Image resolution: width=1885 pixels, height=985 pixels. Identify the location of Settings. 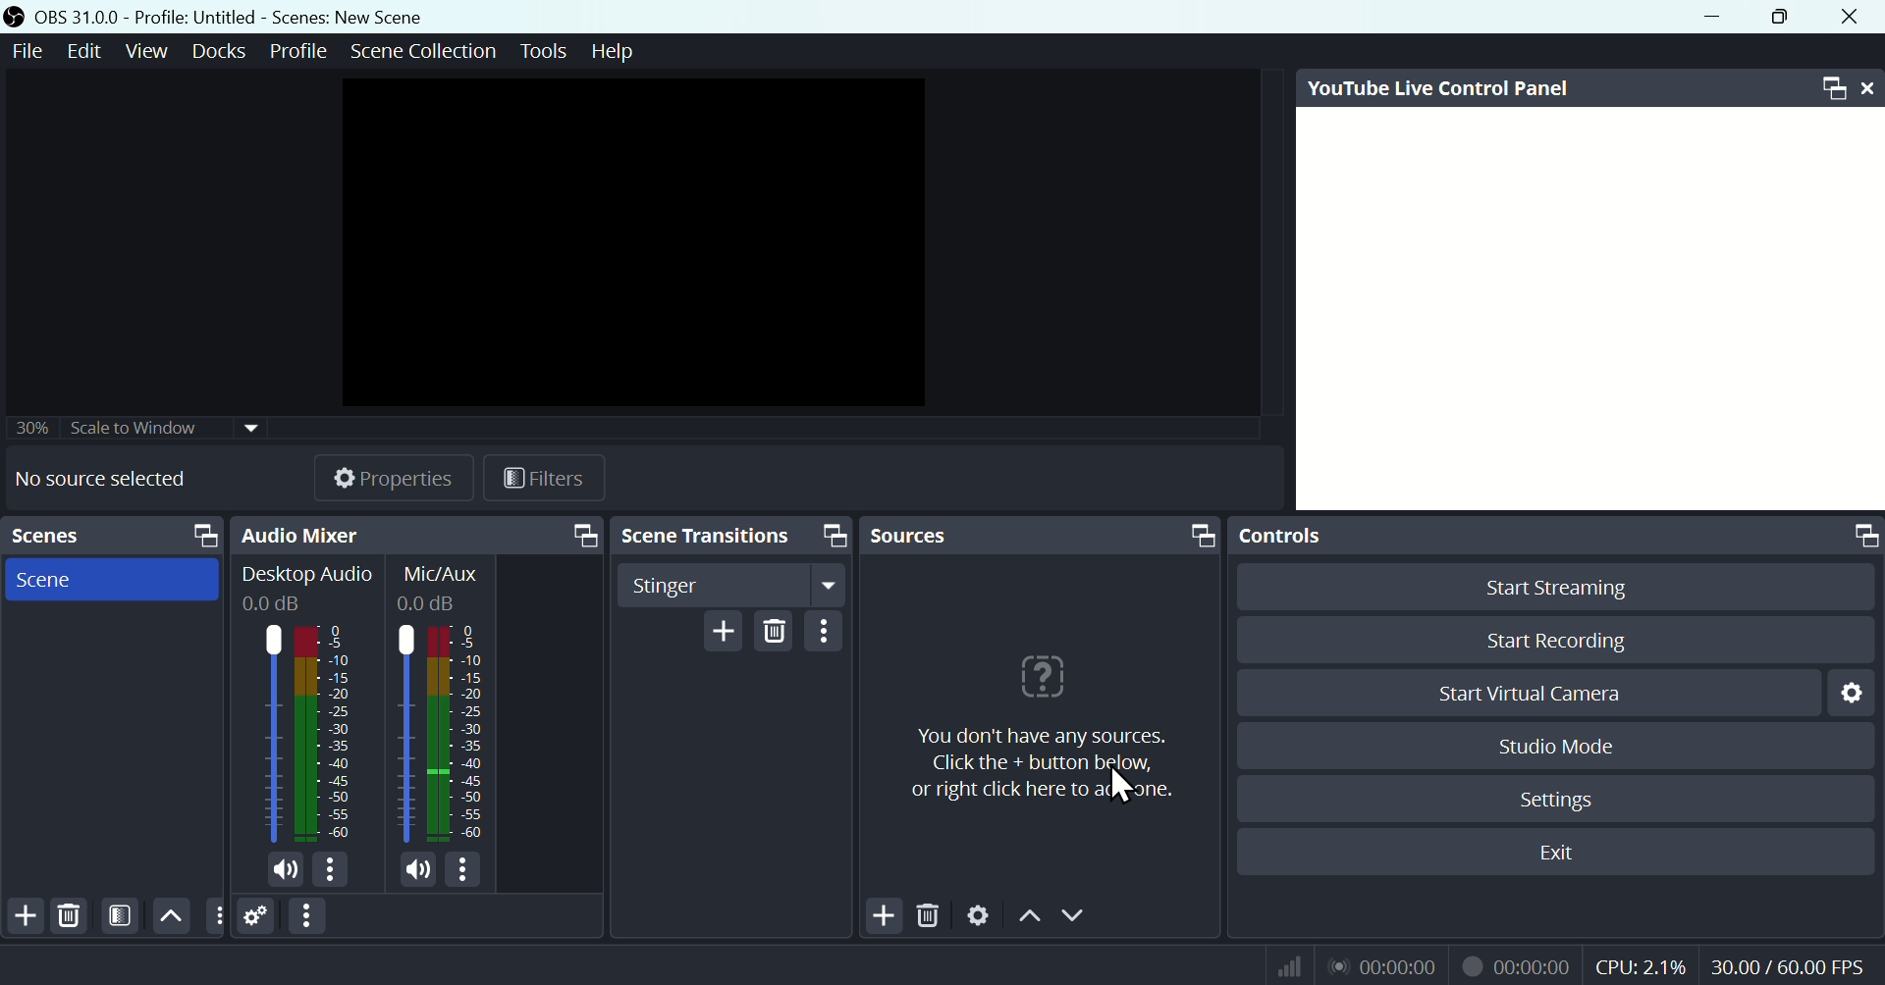
(1554, 797).